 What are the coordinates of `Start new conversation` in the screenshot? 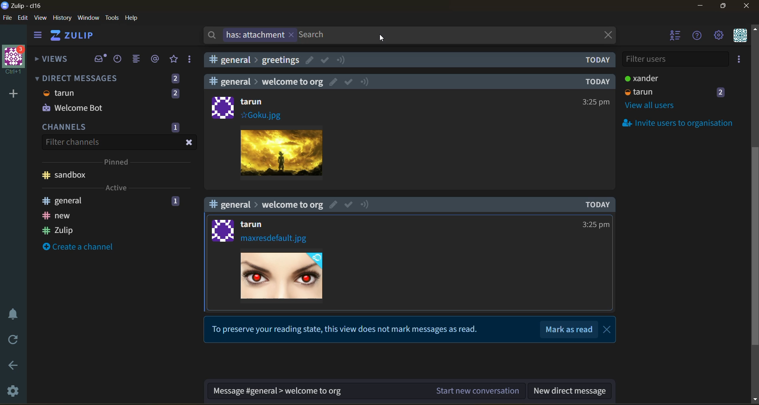 It's located at (478, 390).